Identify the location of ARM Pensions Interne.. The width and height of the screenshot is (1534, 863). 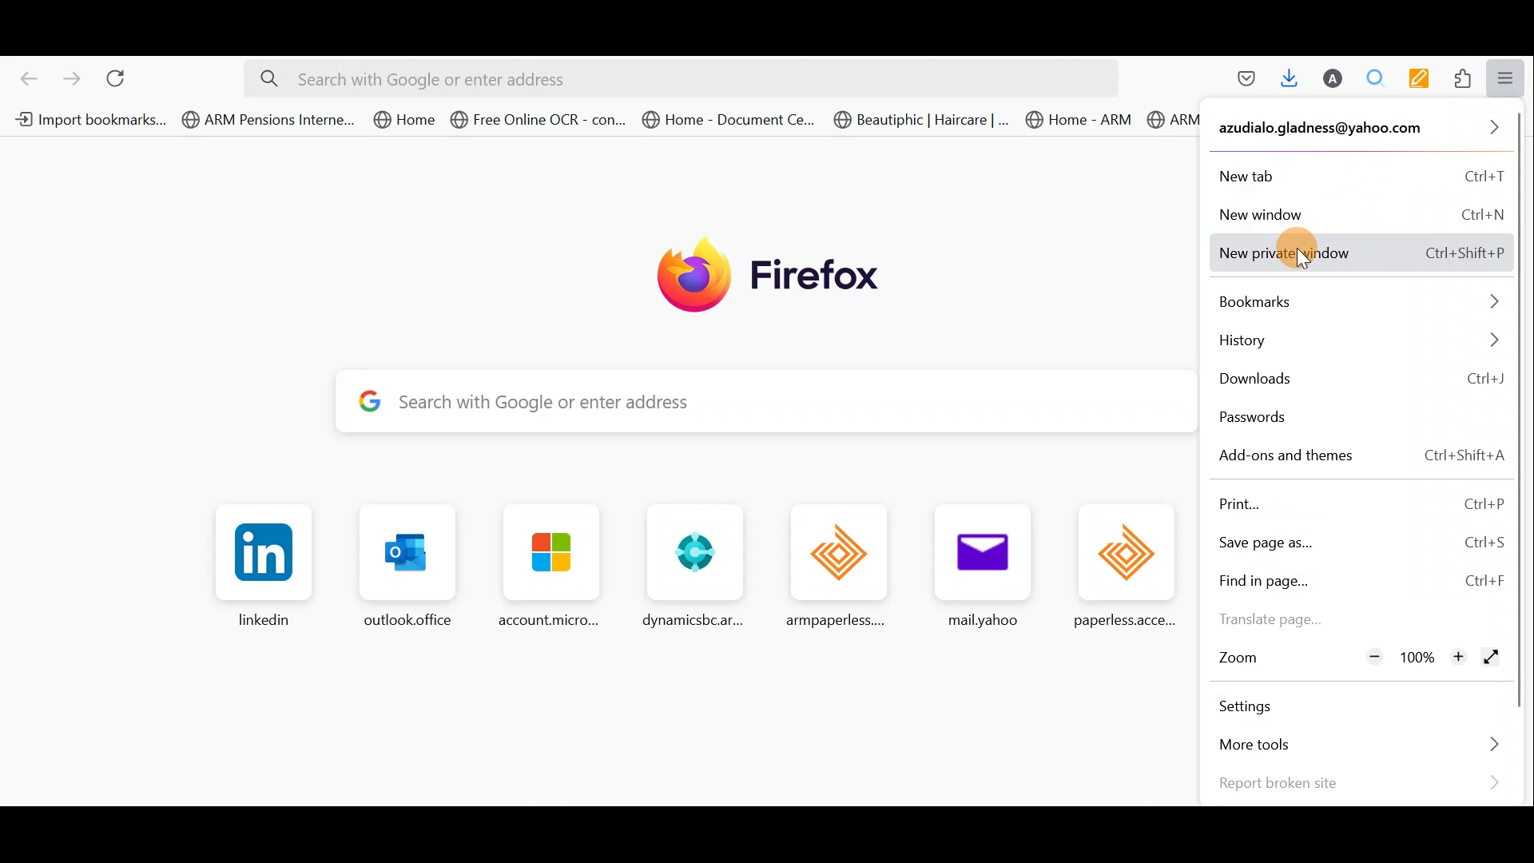
(1173, 123).